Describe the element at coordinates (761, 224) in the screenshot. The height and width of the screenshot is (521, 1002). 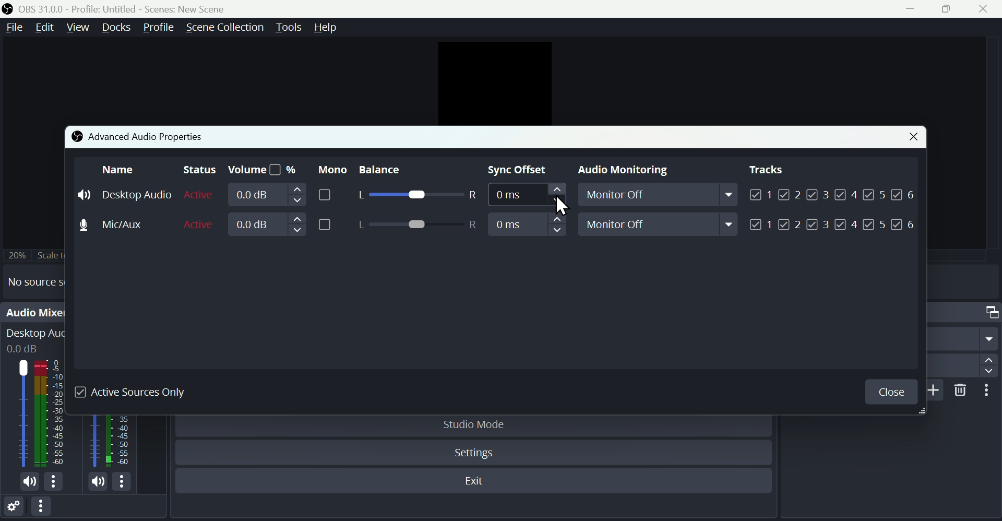
I see `(un)check Track 1` at that location.